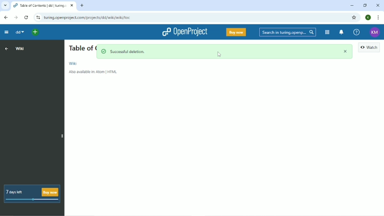  What do you see at coordinates (375, 32) in the screenshot?
I see `Account` at bounding box center [375, 32].